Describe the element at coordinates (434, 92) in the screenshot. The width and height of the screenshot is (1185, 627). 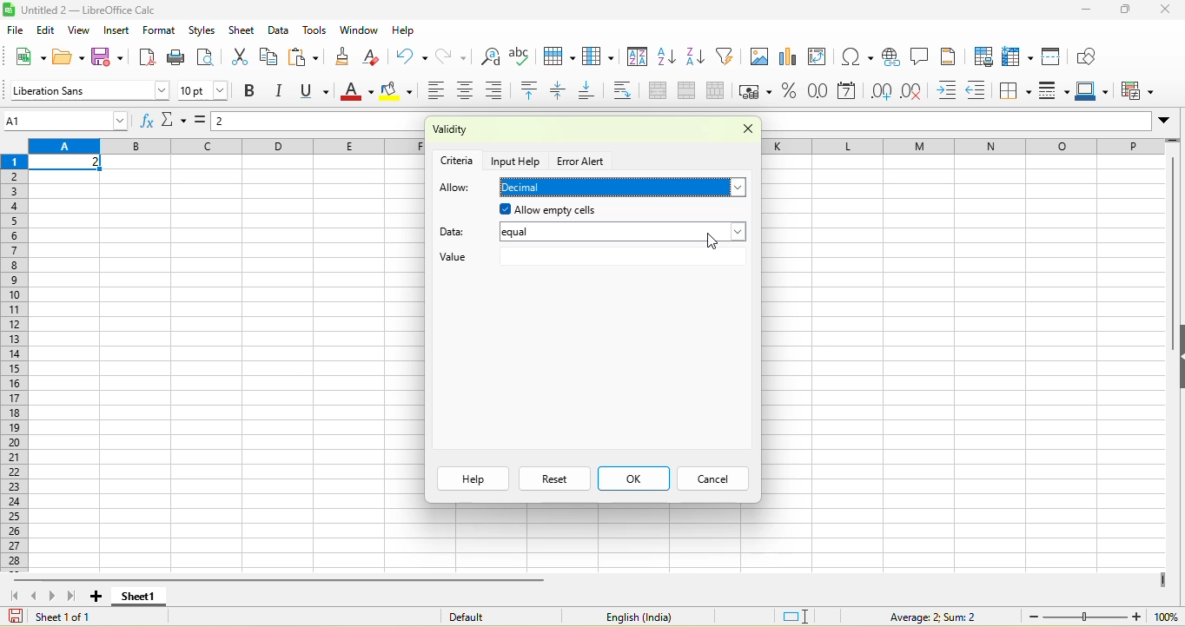
I see `align left` at that location.